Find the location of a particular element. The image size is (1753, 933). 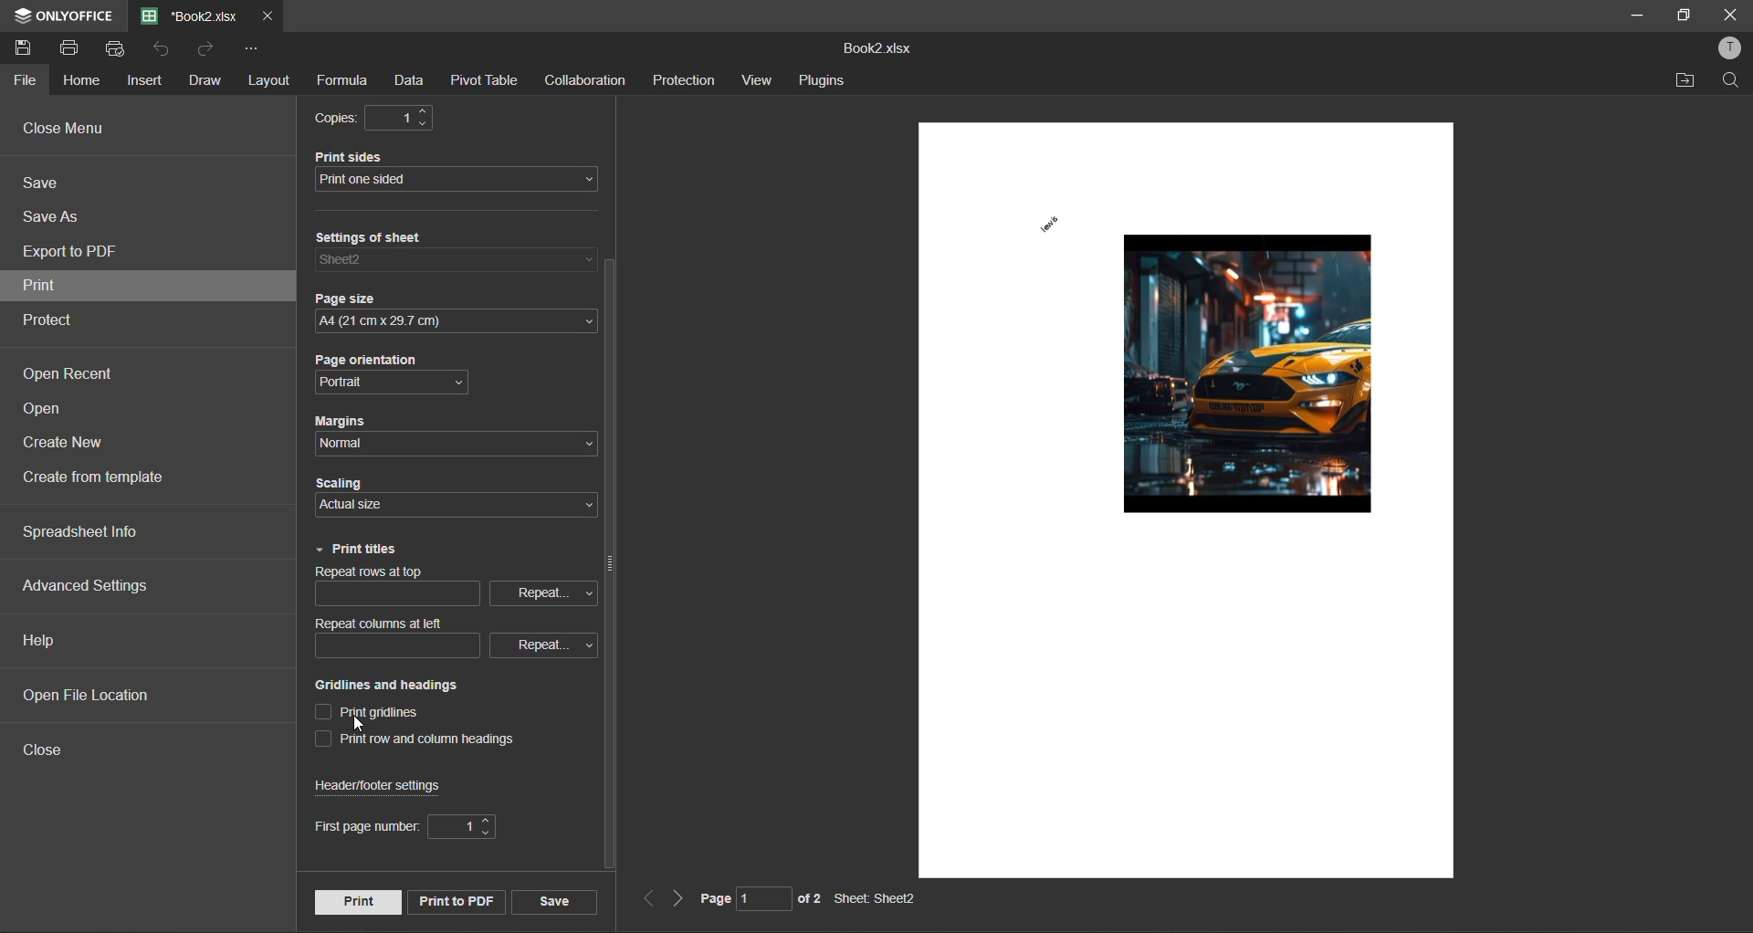

page size is located at coordinates (356, 297).